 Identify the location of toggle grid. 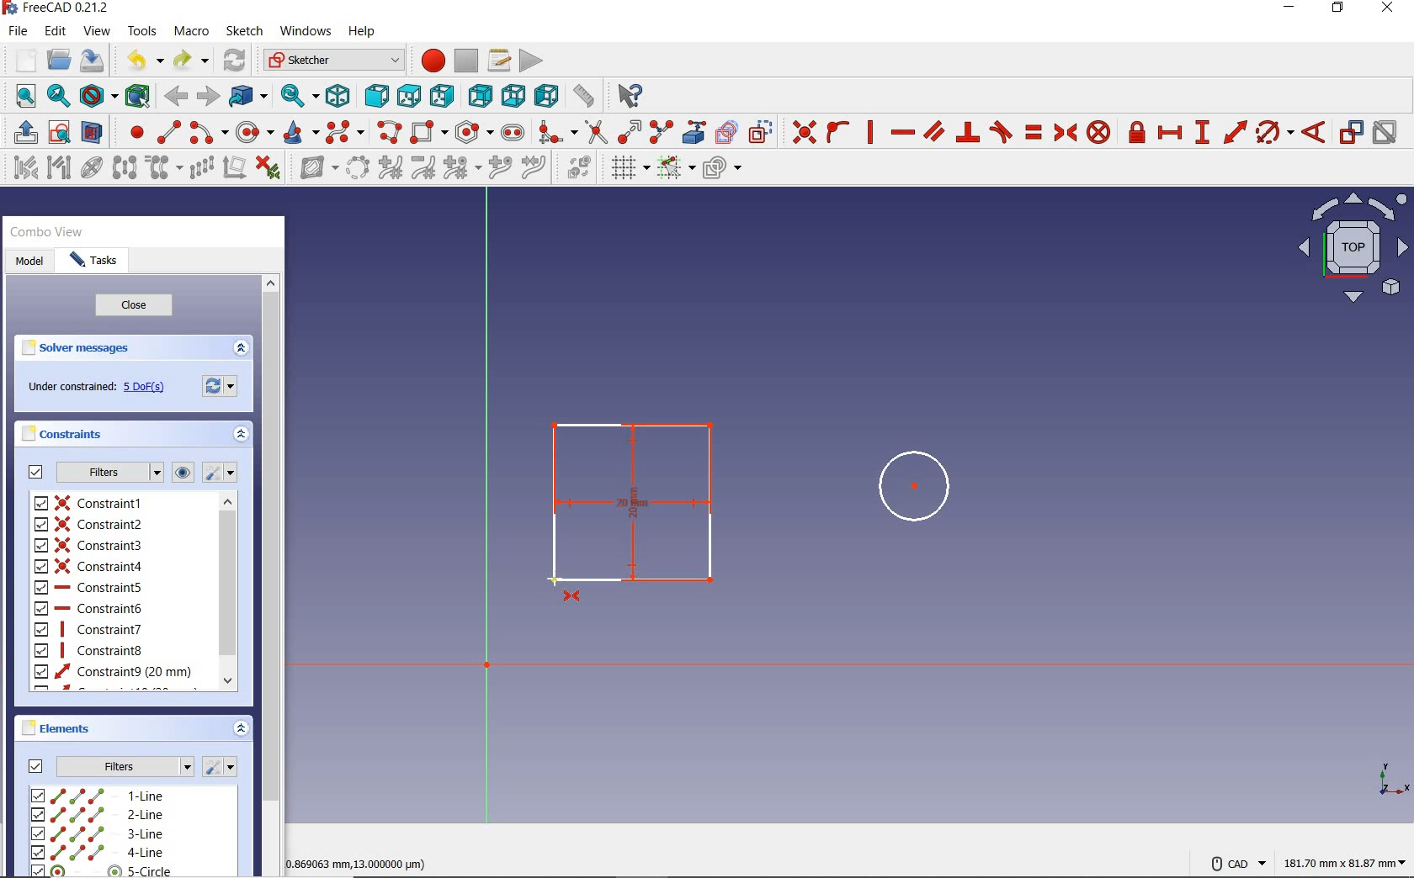
(626, 169).